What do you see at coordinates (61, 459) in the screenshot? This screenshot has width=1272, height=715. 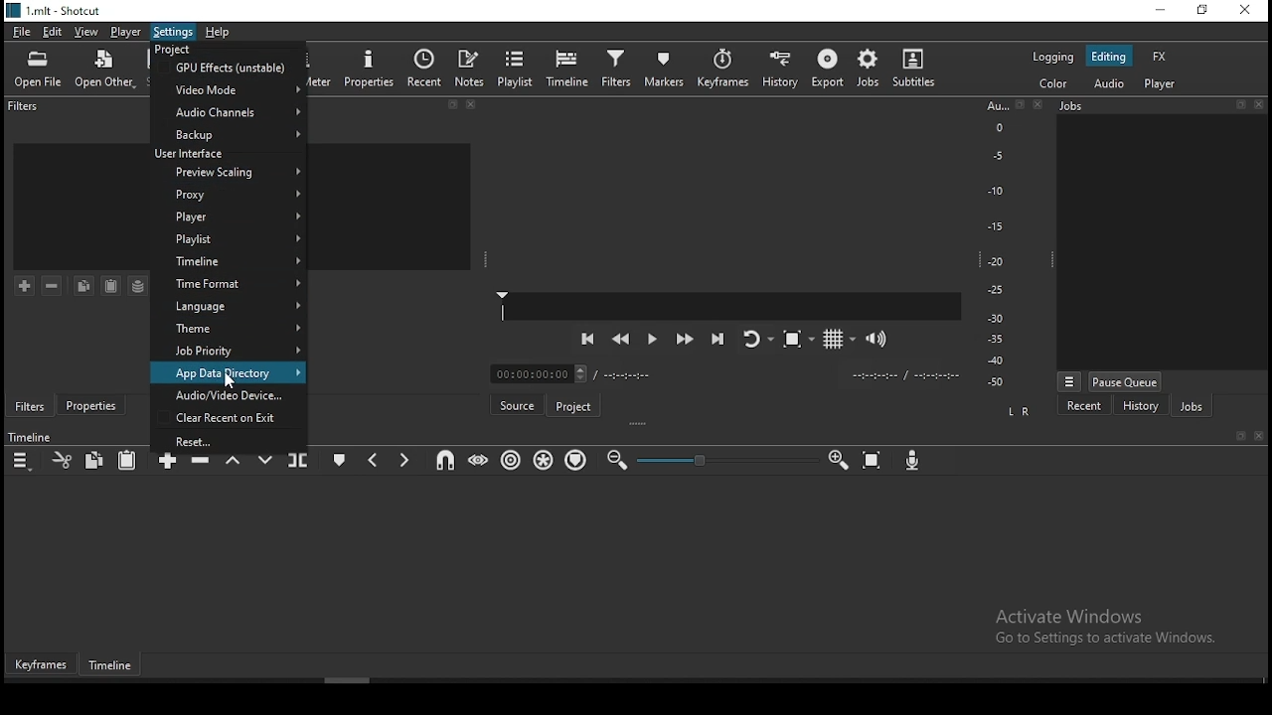 I see `cut` at bounding box center [61, 459].